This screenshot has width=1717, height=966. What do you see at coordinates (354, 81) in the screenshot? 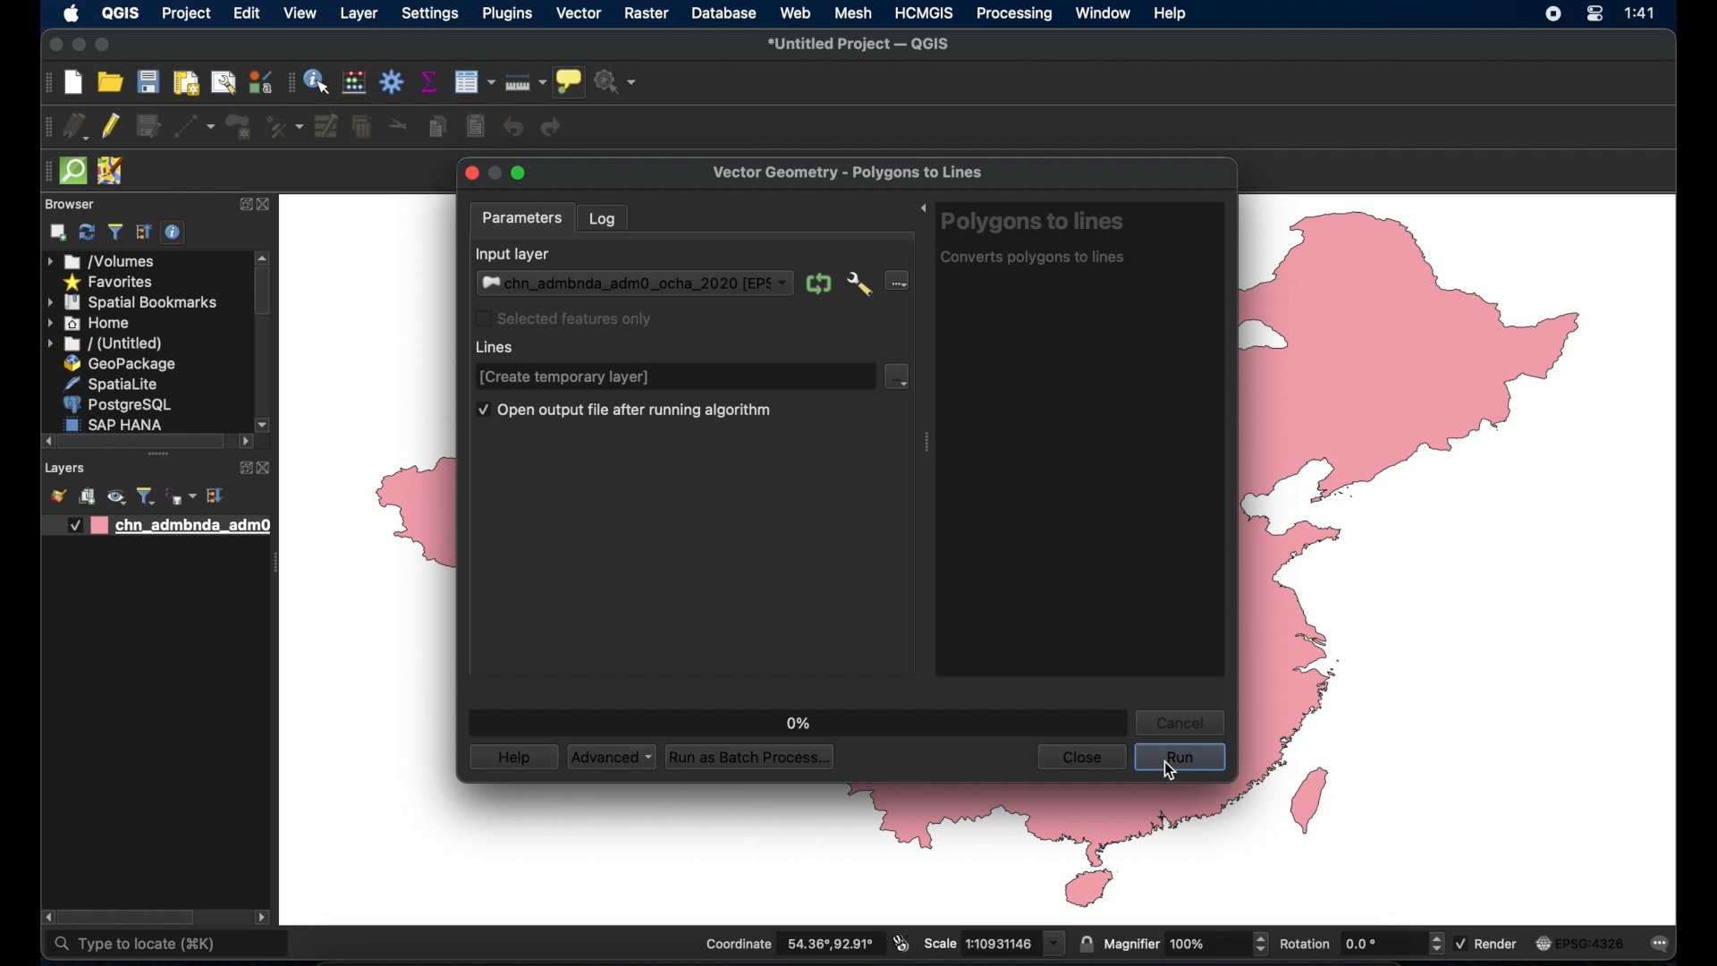
I see `open field calculator` at bounding box center [354, 81].